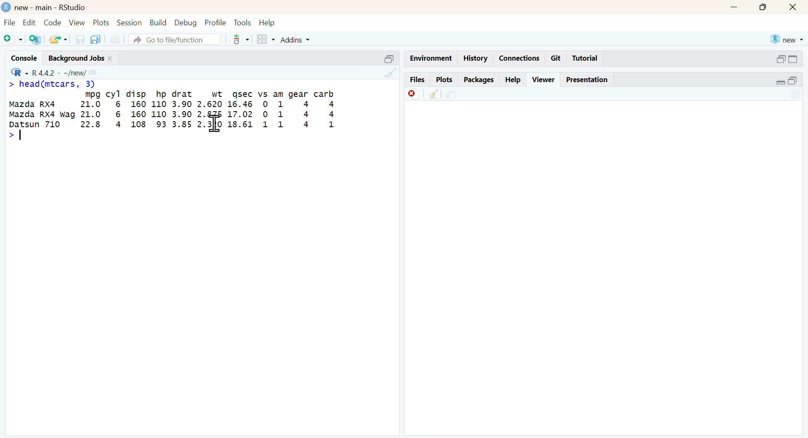 The image size is (808, 438). What do you see at coordinates (385, 73) in the screenshot?
I see `clear console` at bounding box center [385, 73].